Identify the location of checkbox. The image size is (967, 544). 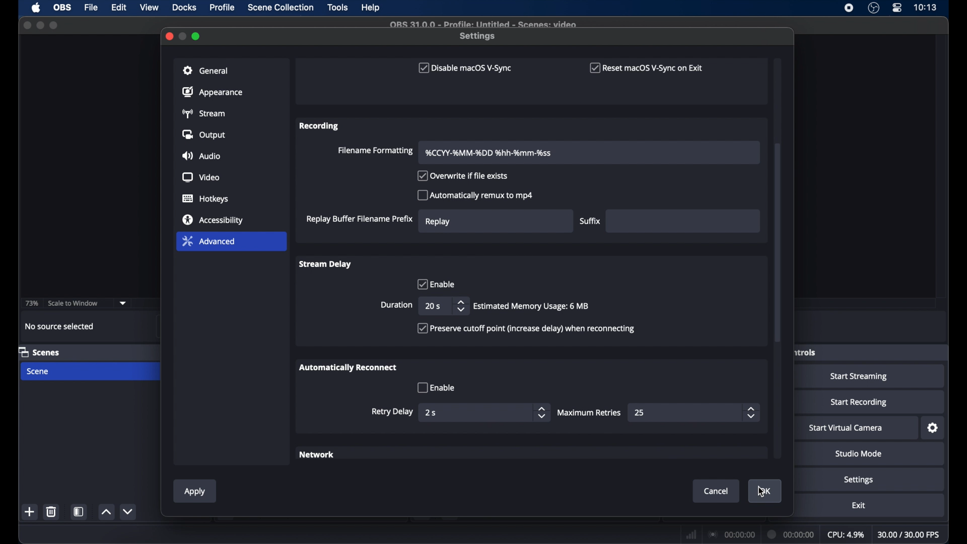
(526, 328).